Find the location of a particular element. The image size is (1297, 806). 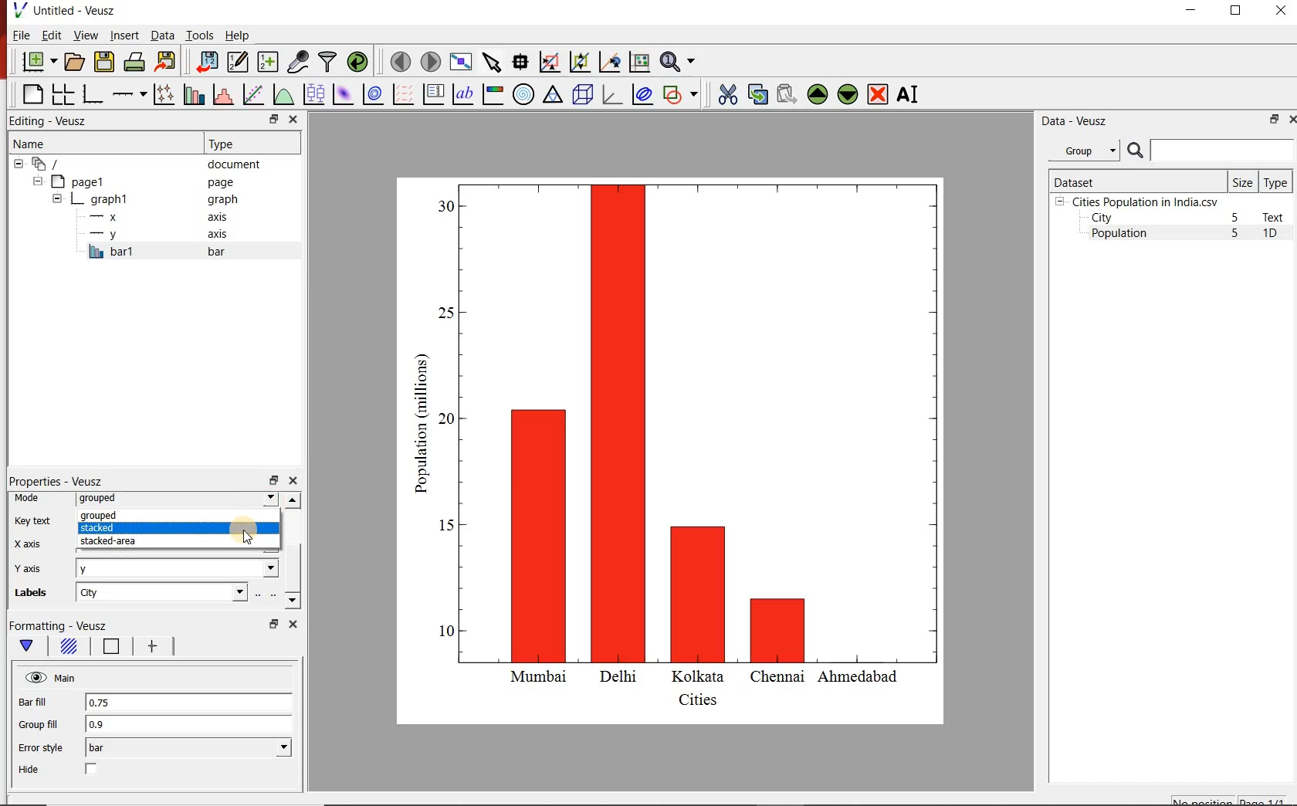

File is located at coordinates (22, 35).